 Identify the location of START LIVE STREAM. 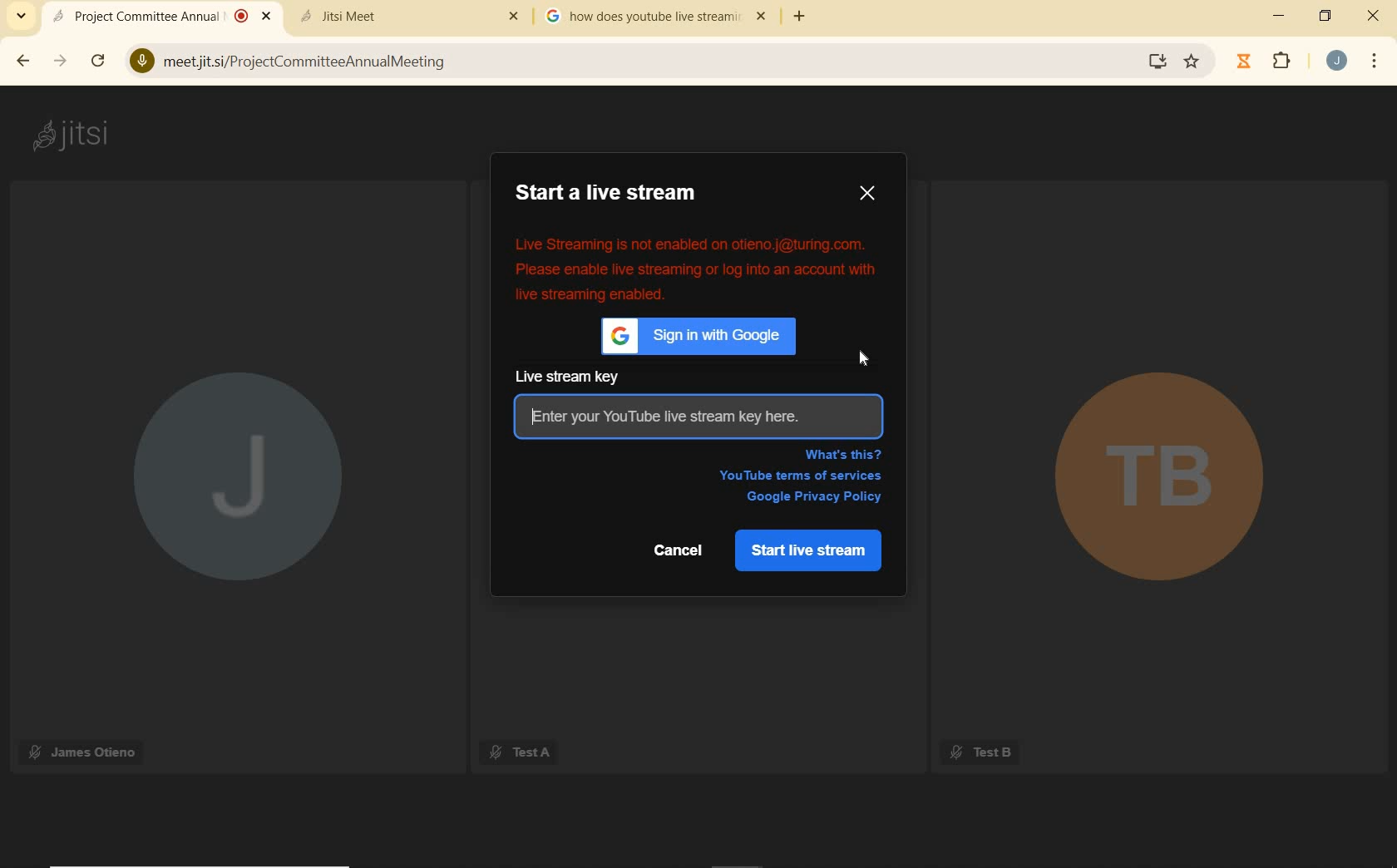
(812, 550).